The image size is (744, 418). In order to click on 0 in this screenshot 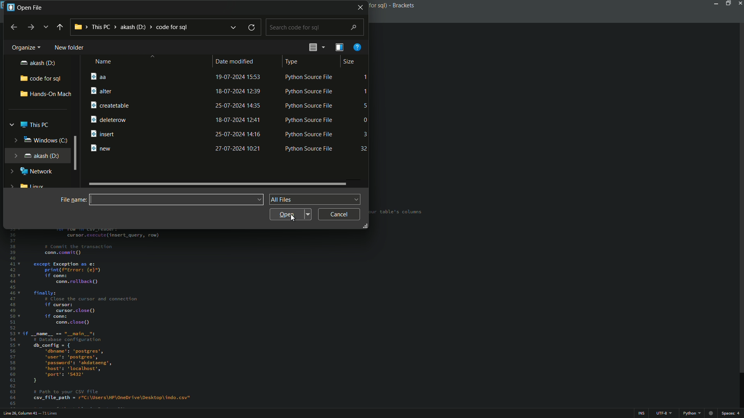, I will do `click(366, 120)`.